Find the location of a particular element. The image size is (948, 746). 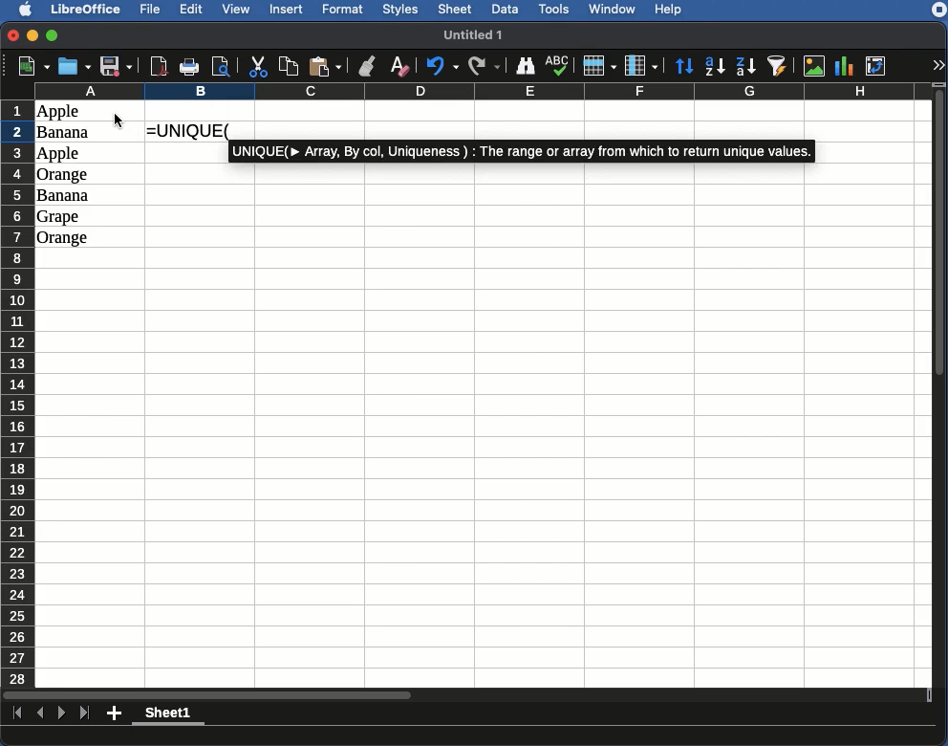

Next sheet is located at coordinates (62, 715).